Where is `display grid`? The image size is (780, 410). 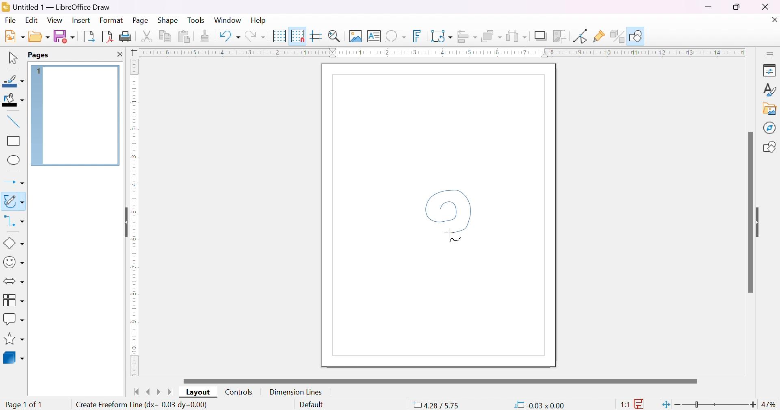
display grid is located at coordinates (279, 36).